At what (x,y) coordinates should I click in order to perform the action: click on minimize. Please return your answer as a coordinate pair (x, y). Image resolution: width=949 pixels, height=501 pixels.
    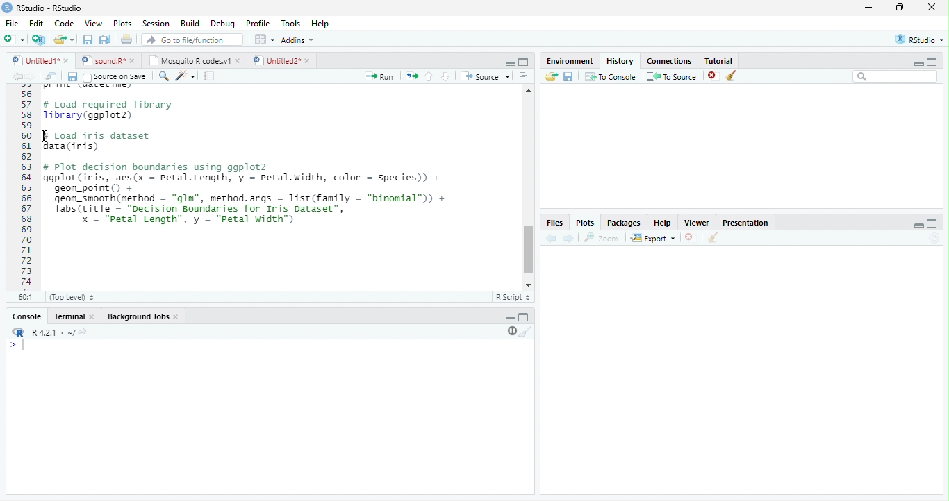
    Looking at the image, I should click on (869, 7).